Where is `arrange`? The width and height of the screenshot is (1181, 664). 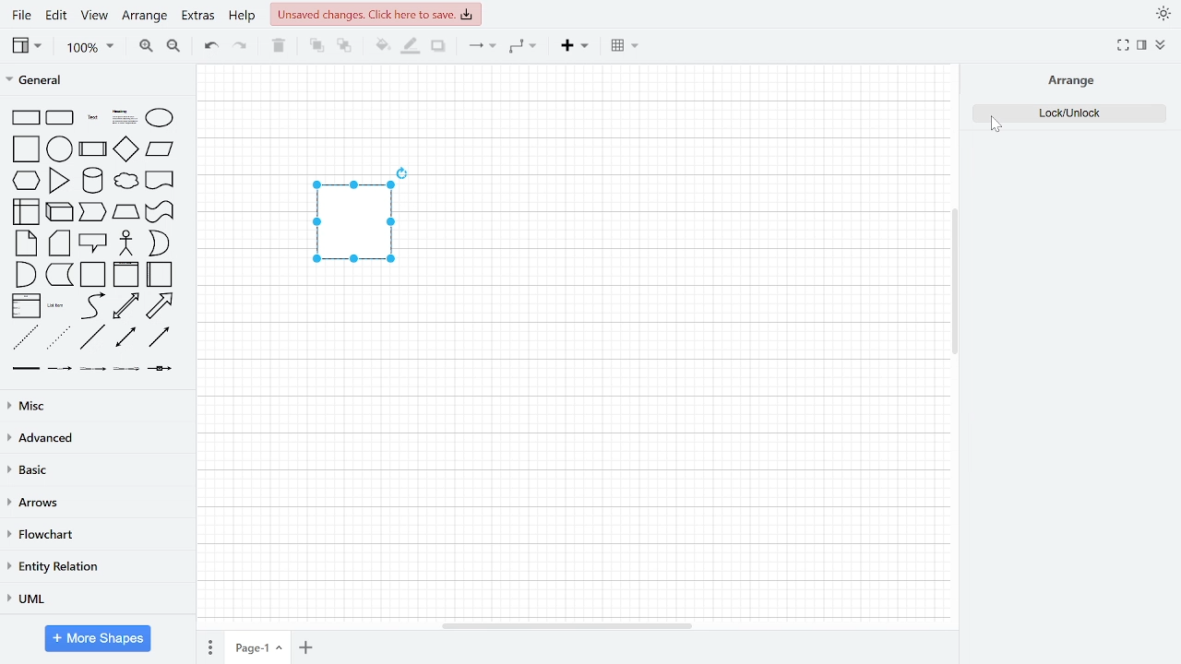
arrange is located at coordinates (1069, 80).